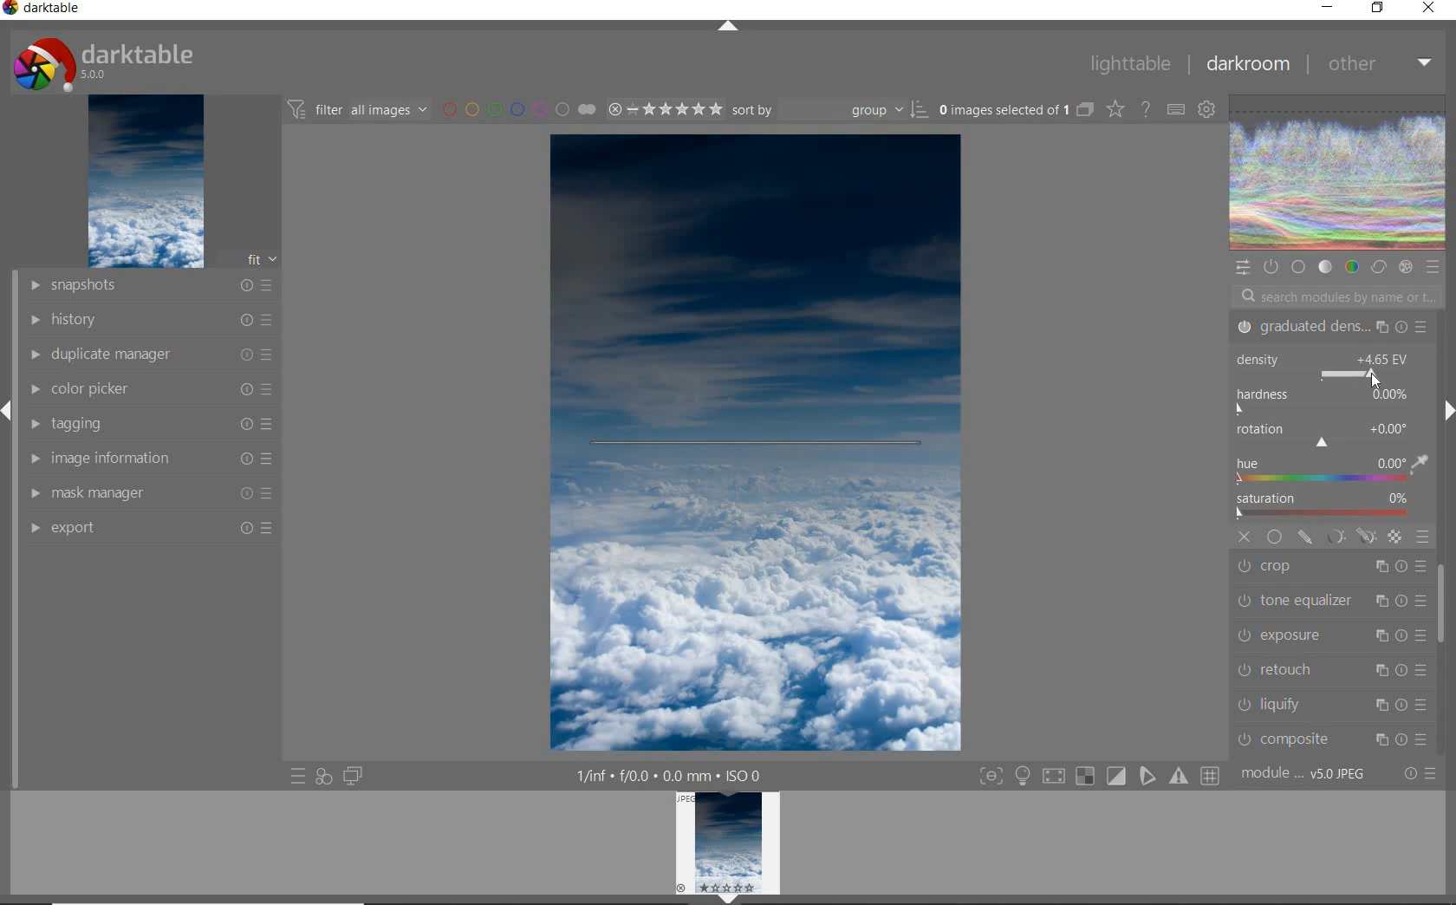 Image resolution: width=1456 pixels, height=905 pixels. I want to click on EFFECT, so click(1406, 267).